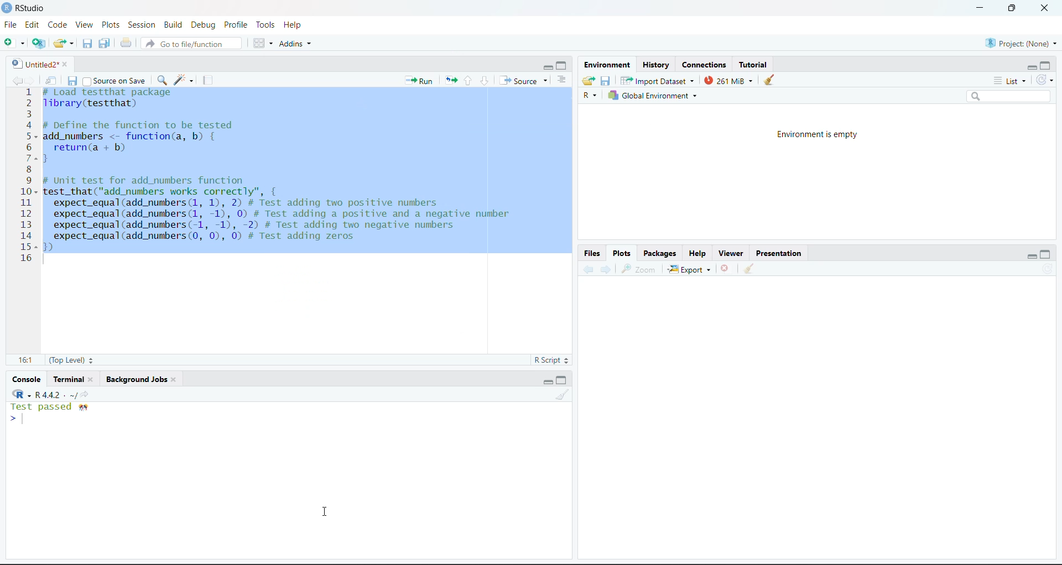 Image resolution: width=1062 pixels, height=565 pixels. Describe the element at coordinates (38, 43) in the screenshot. I see `create a project` at that location.